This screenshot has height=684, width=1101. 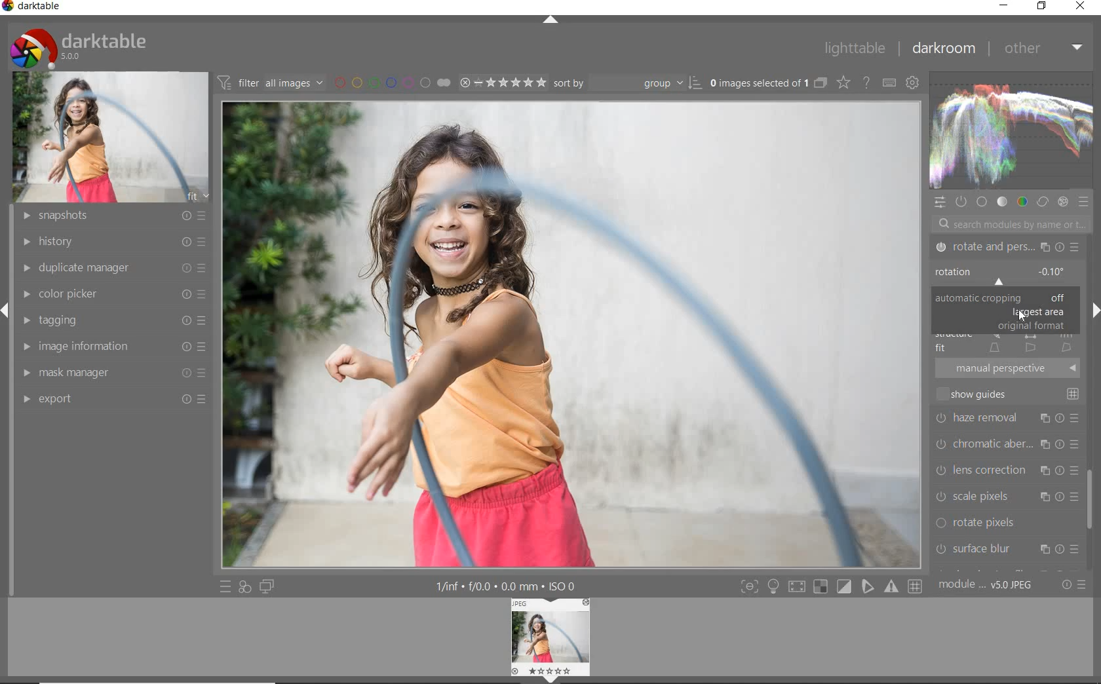 What do you see at coordinates (960, 200) in the screenshot?
I see `show only active module` at bounding box center [960, 200].